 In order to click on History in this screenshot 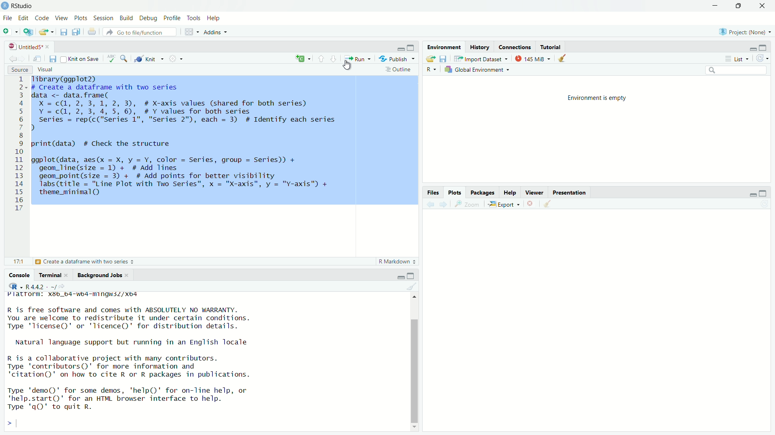, I will do `click(479, 48)`.